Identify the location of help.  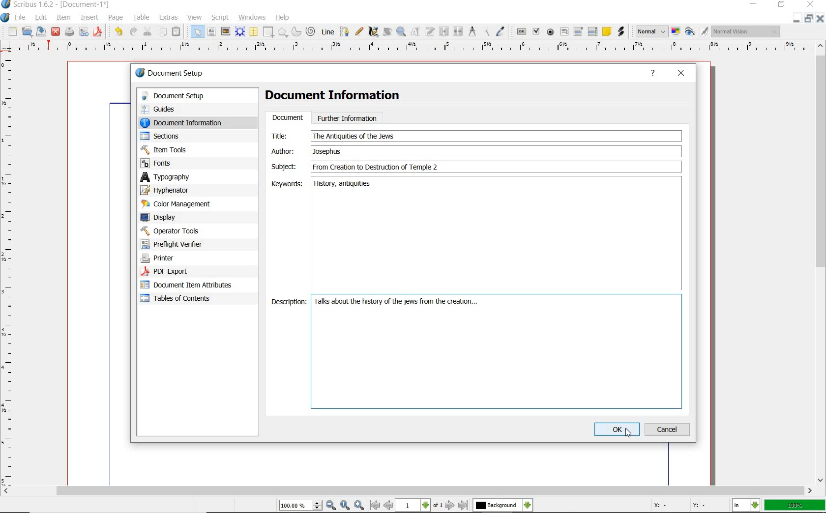
(284, 17).